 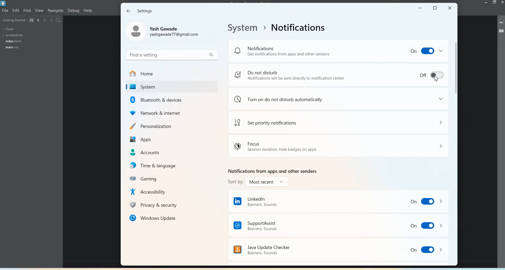 I want to click on index.html, so click(x=12, y=41).